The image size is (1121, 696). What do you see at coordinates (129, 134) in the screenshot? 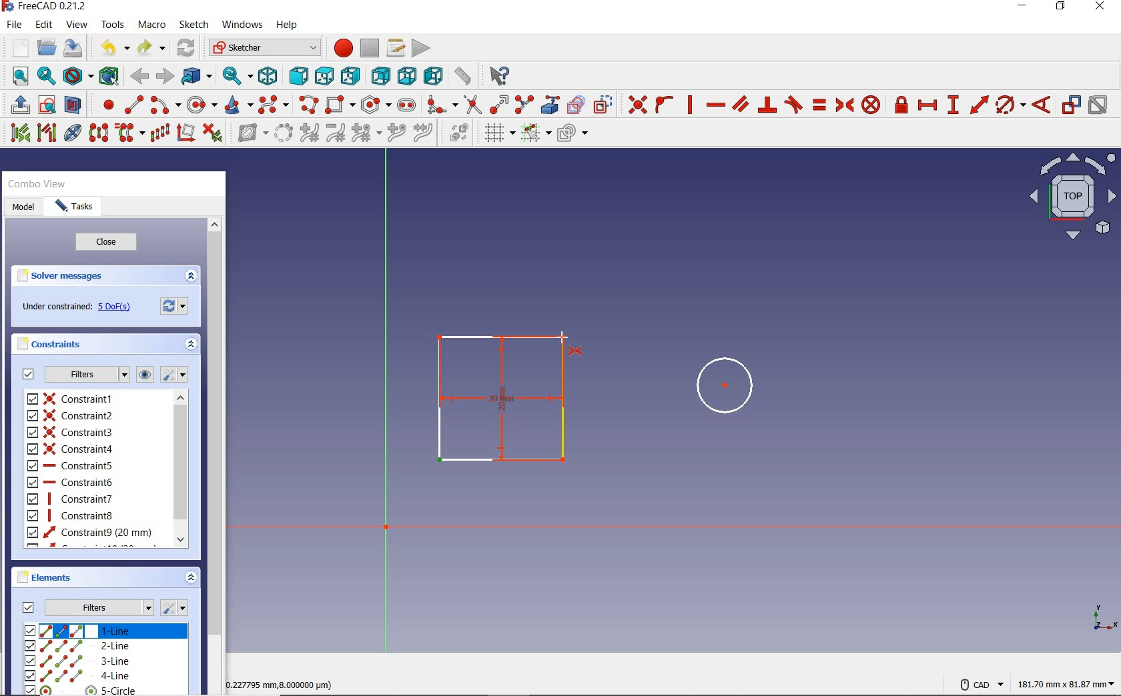
I see `clone` at bounding box center [129, 134].